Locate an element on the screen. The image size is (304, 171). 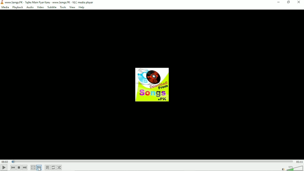
Audio track is located at coordinates (152, 85).